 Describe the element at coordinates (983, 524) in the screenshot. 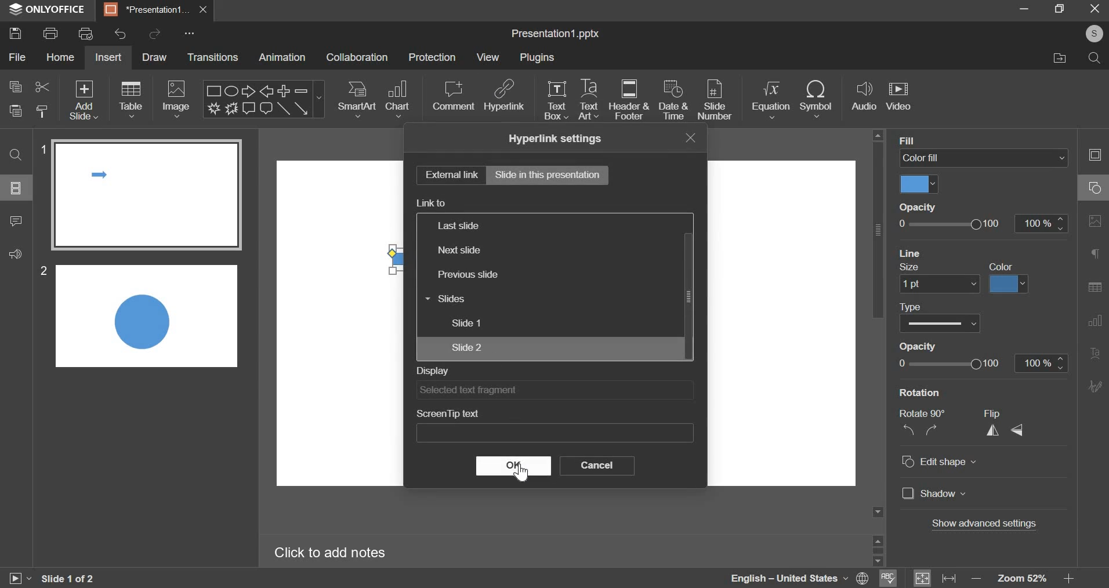

I see `show advanced settings` at that location.